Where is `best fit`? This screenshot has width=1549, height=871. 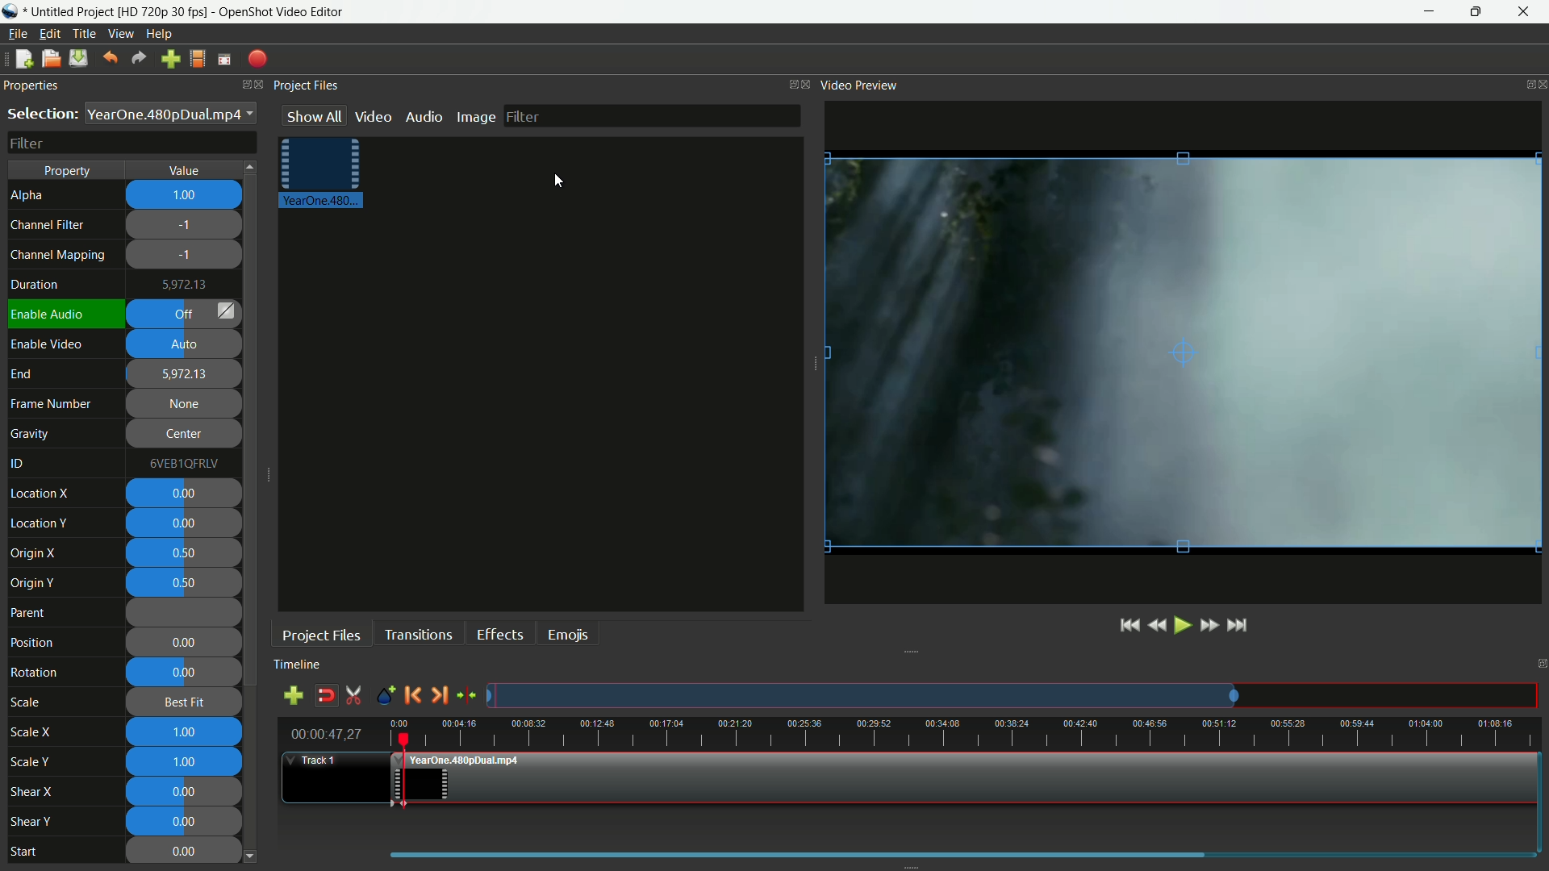 best fit is located at coordinates (180, 702).